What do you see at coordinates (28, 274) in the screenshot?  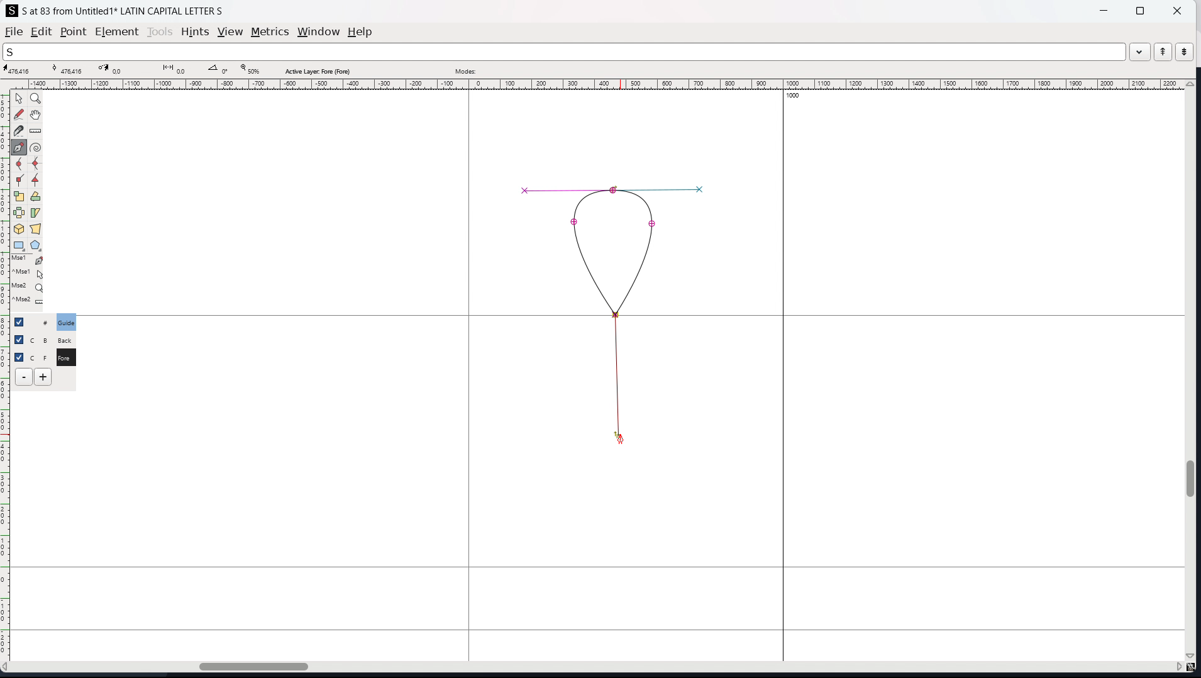 I see `^Mse1` at bounding box center [28, 274].